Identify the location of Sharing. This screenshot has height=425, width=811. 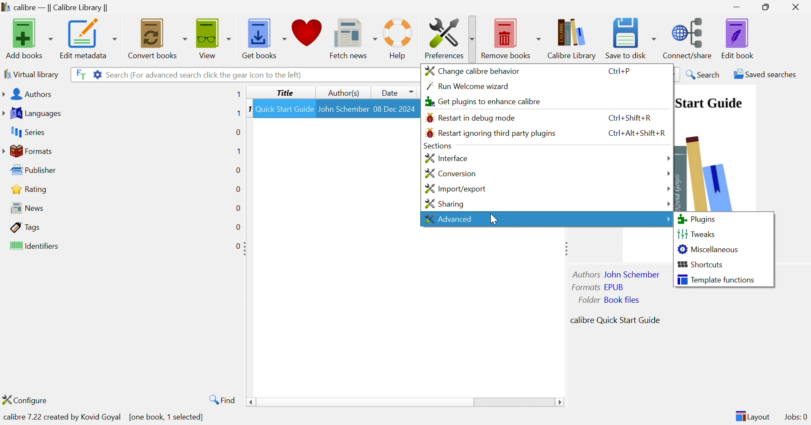
(444, 204).